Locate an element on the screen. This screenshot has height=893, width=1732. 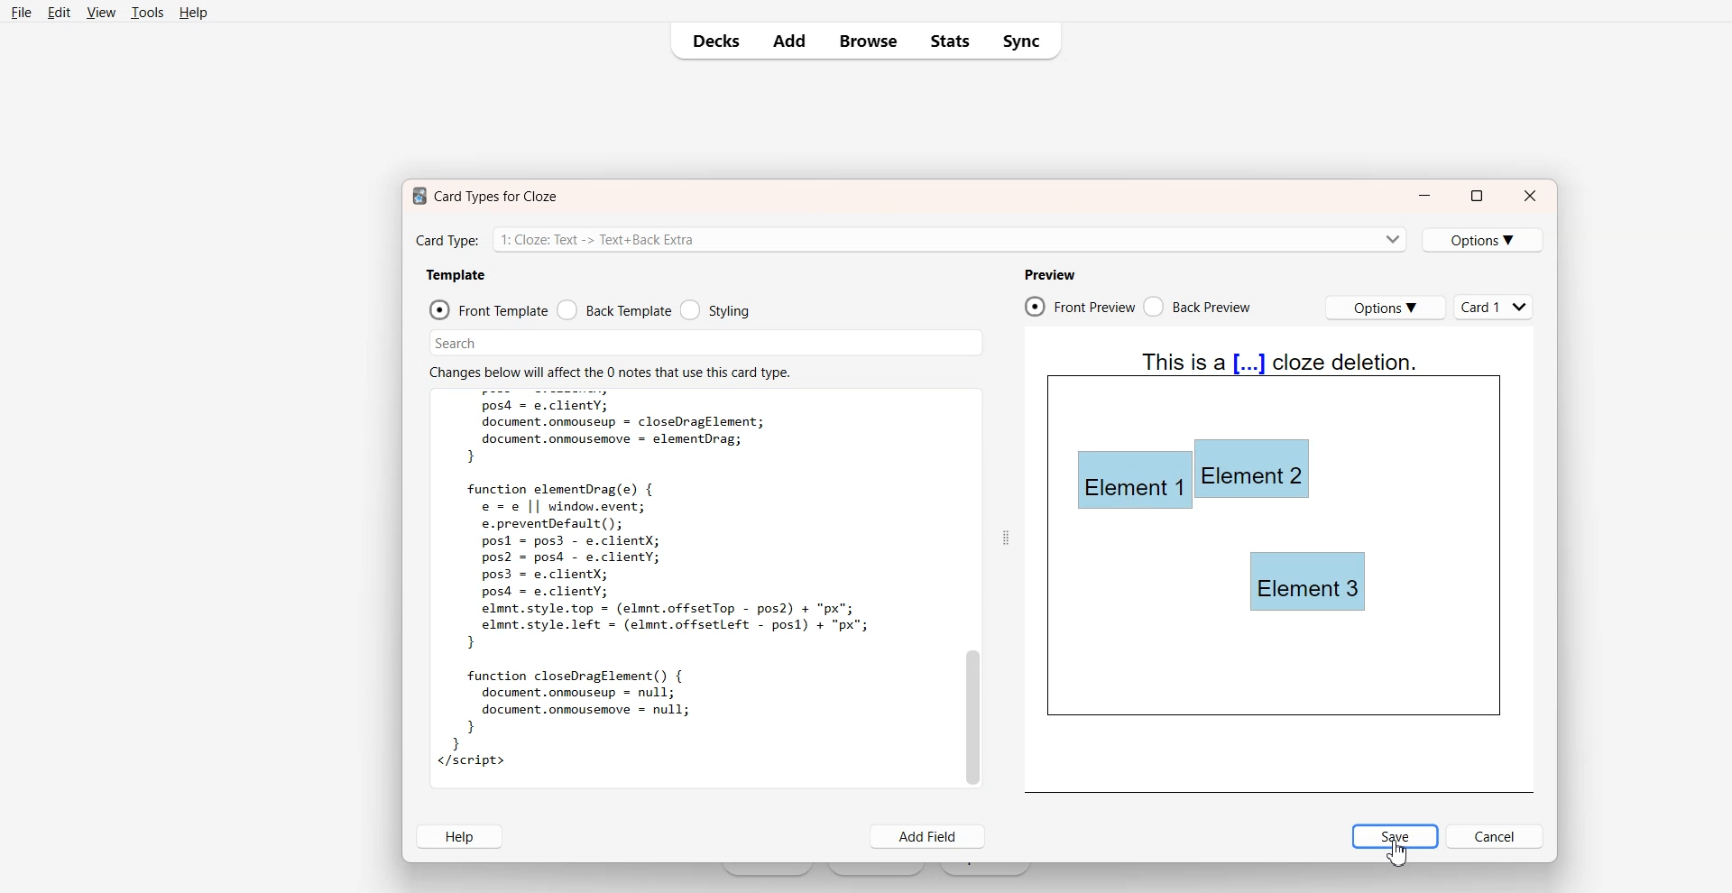
Back Template is located at coordinates (614, 309).